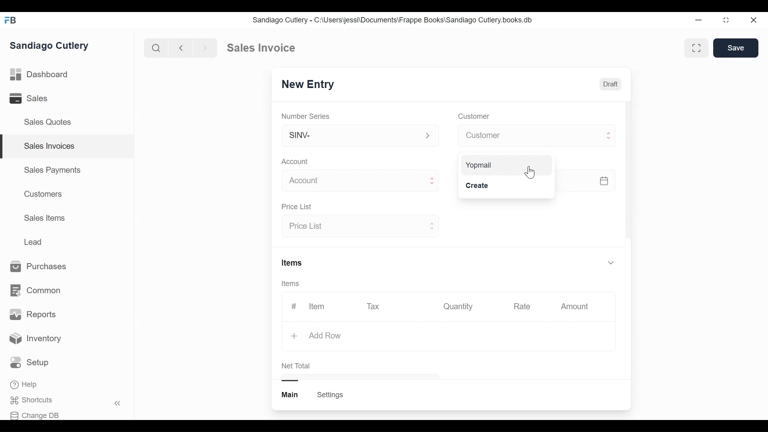  I want to click on Sandiago Cutlery - C:\Users\jessi\Documents\Frappe Books\Sandiago Cutlery.books.db, so click(392, 20).